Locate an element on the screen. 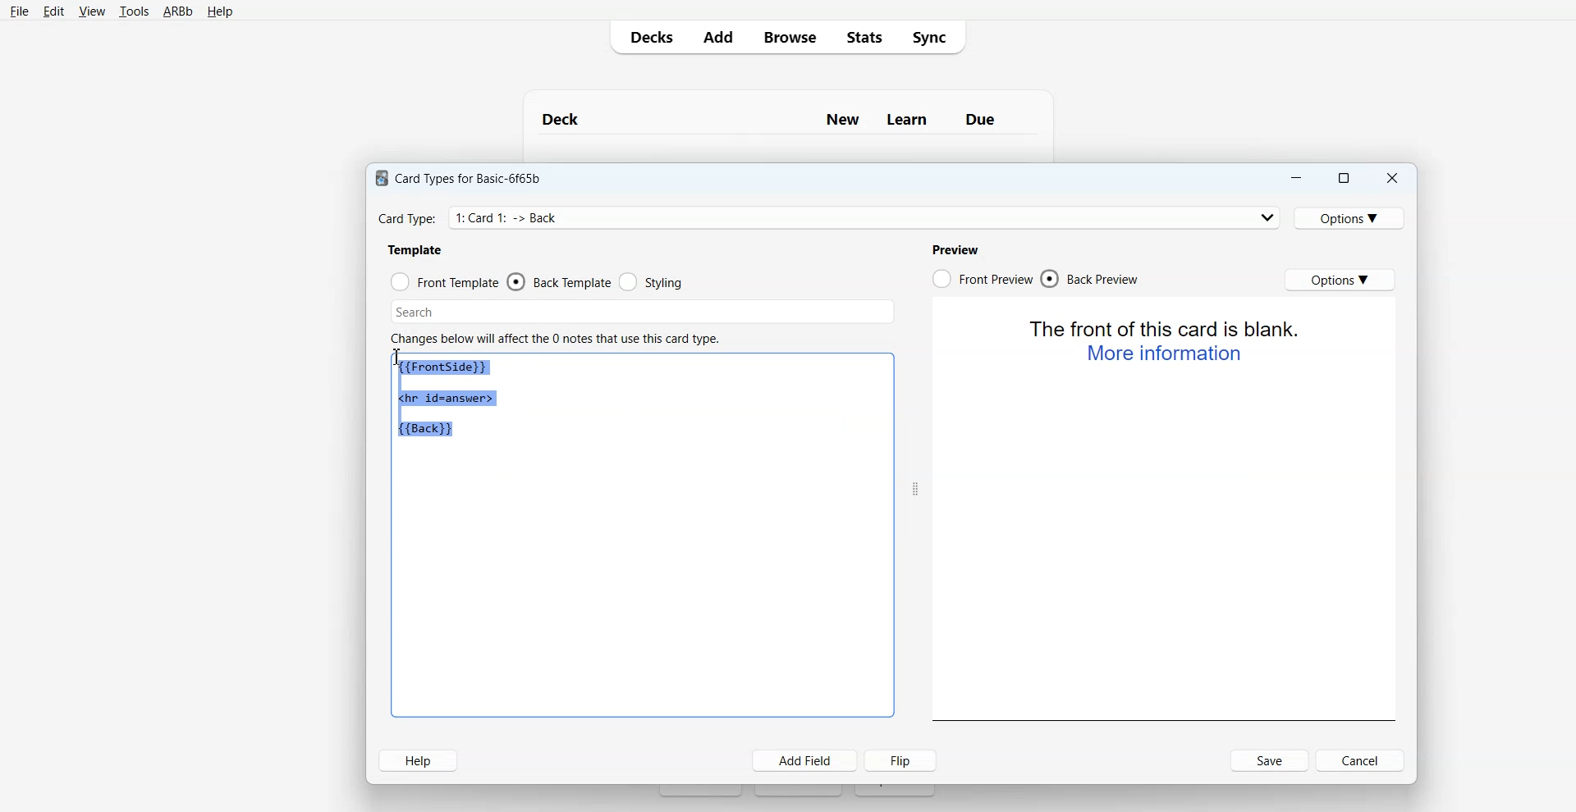 This screenshot has width=1576, height=812. Front Template is located at coordinates (445, 281).